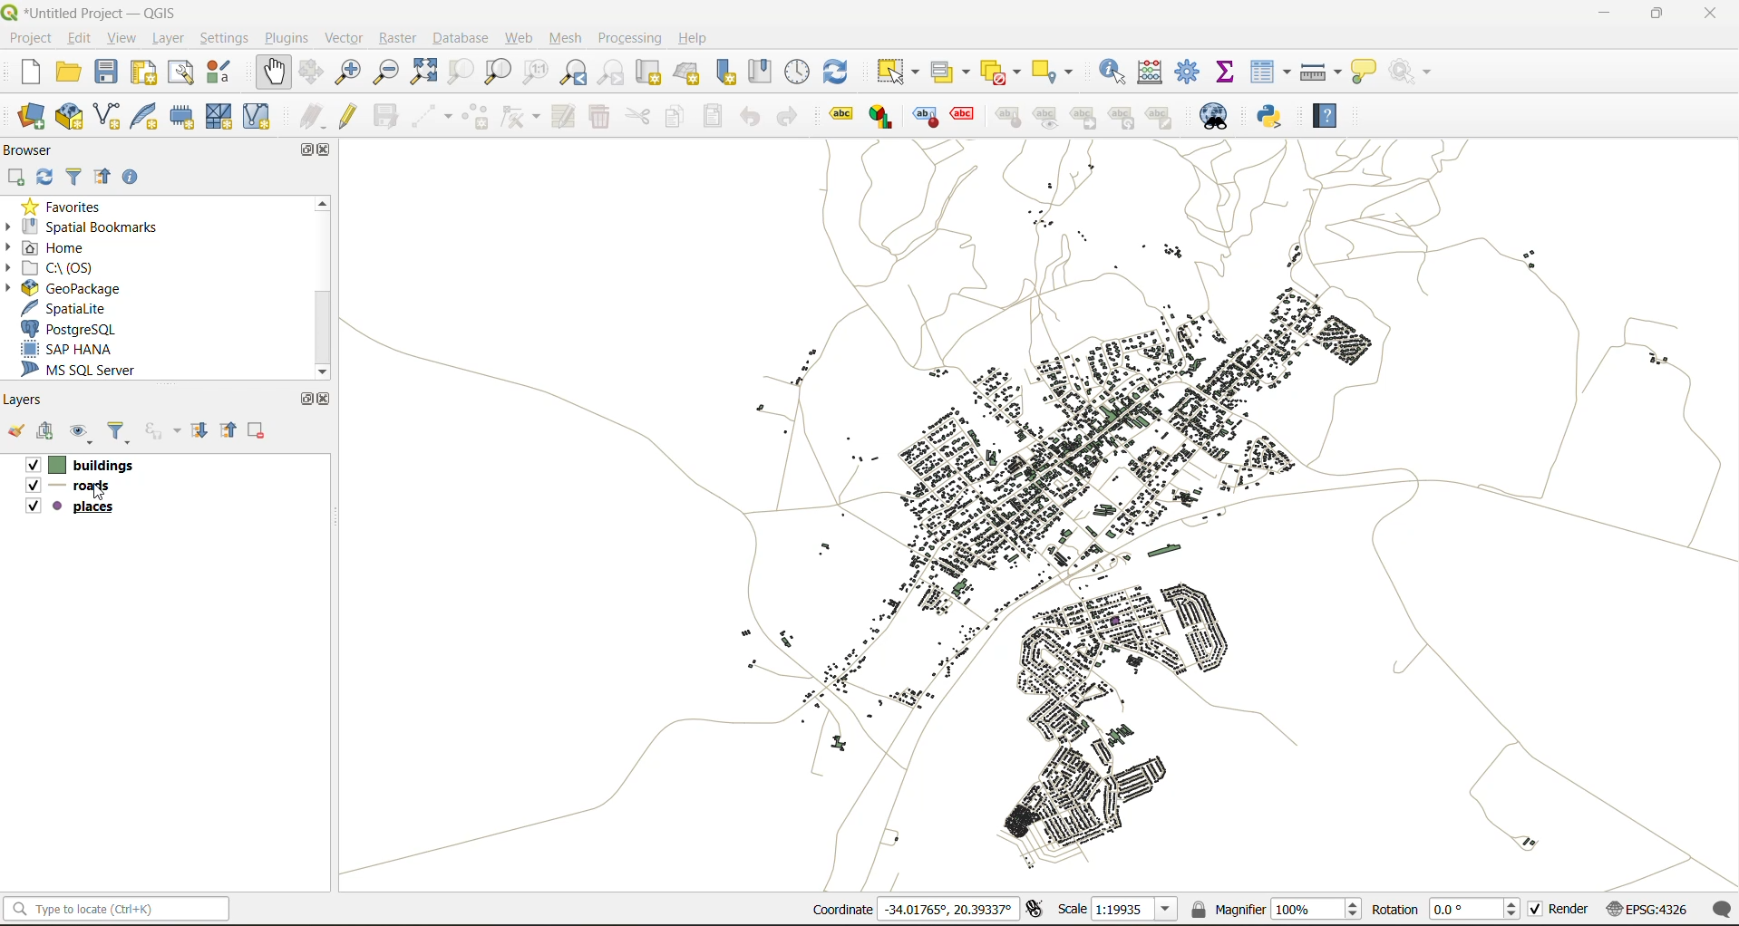 This screenshot has width=1739, height=926. I want to click on close, so click(1711, 14).